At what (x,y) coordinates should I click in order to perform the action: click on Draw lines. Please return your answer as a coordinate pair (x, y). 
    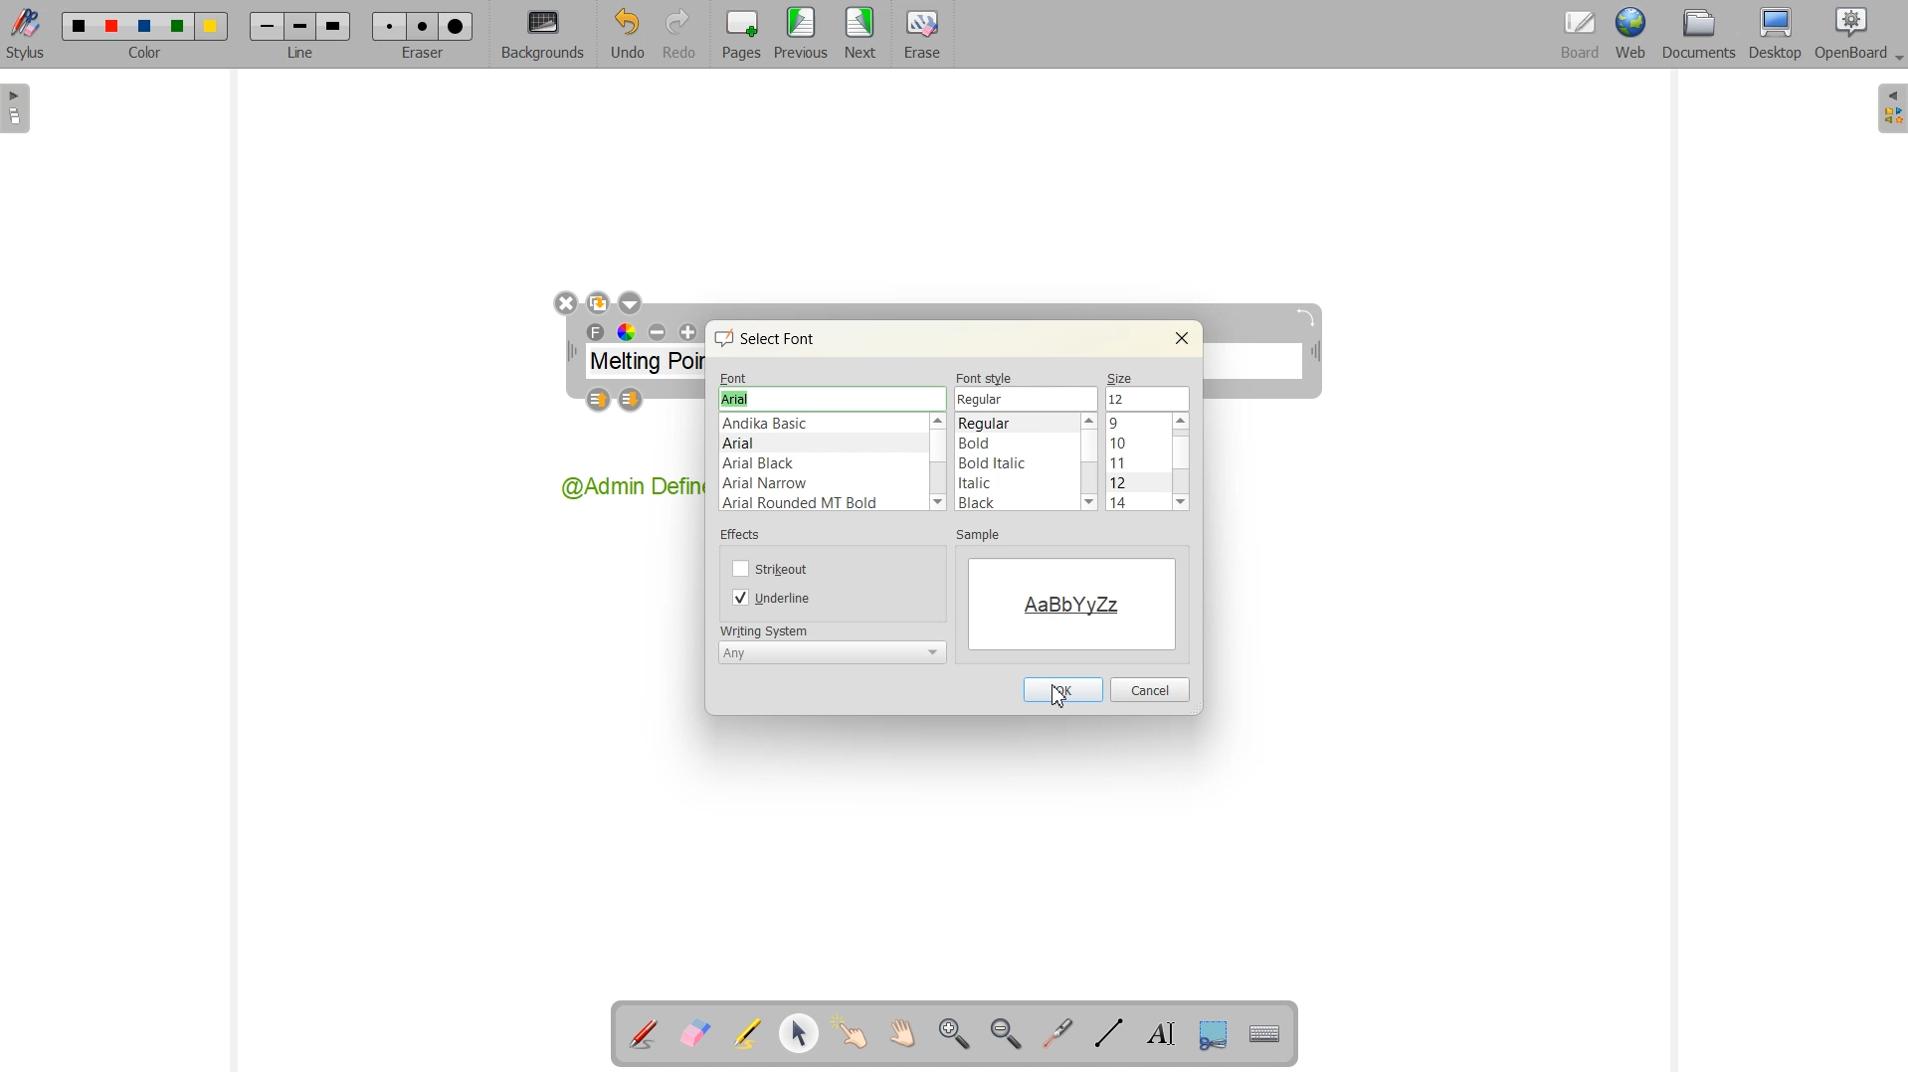
    Looking at the image, I should click on (1108, 1033).